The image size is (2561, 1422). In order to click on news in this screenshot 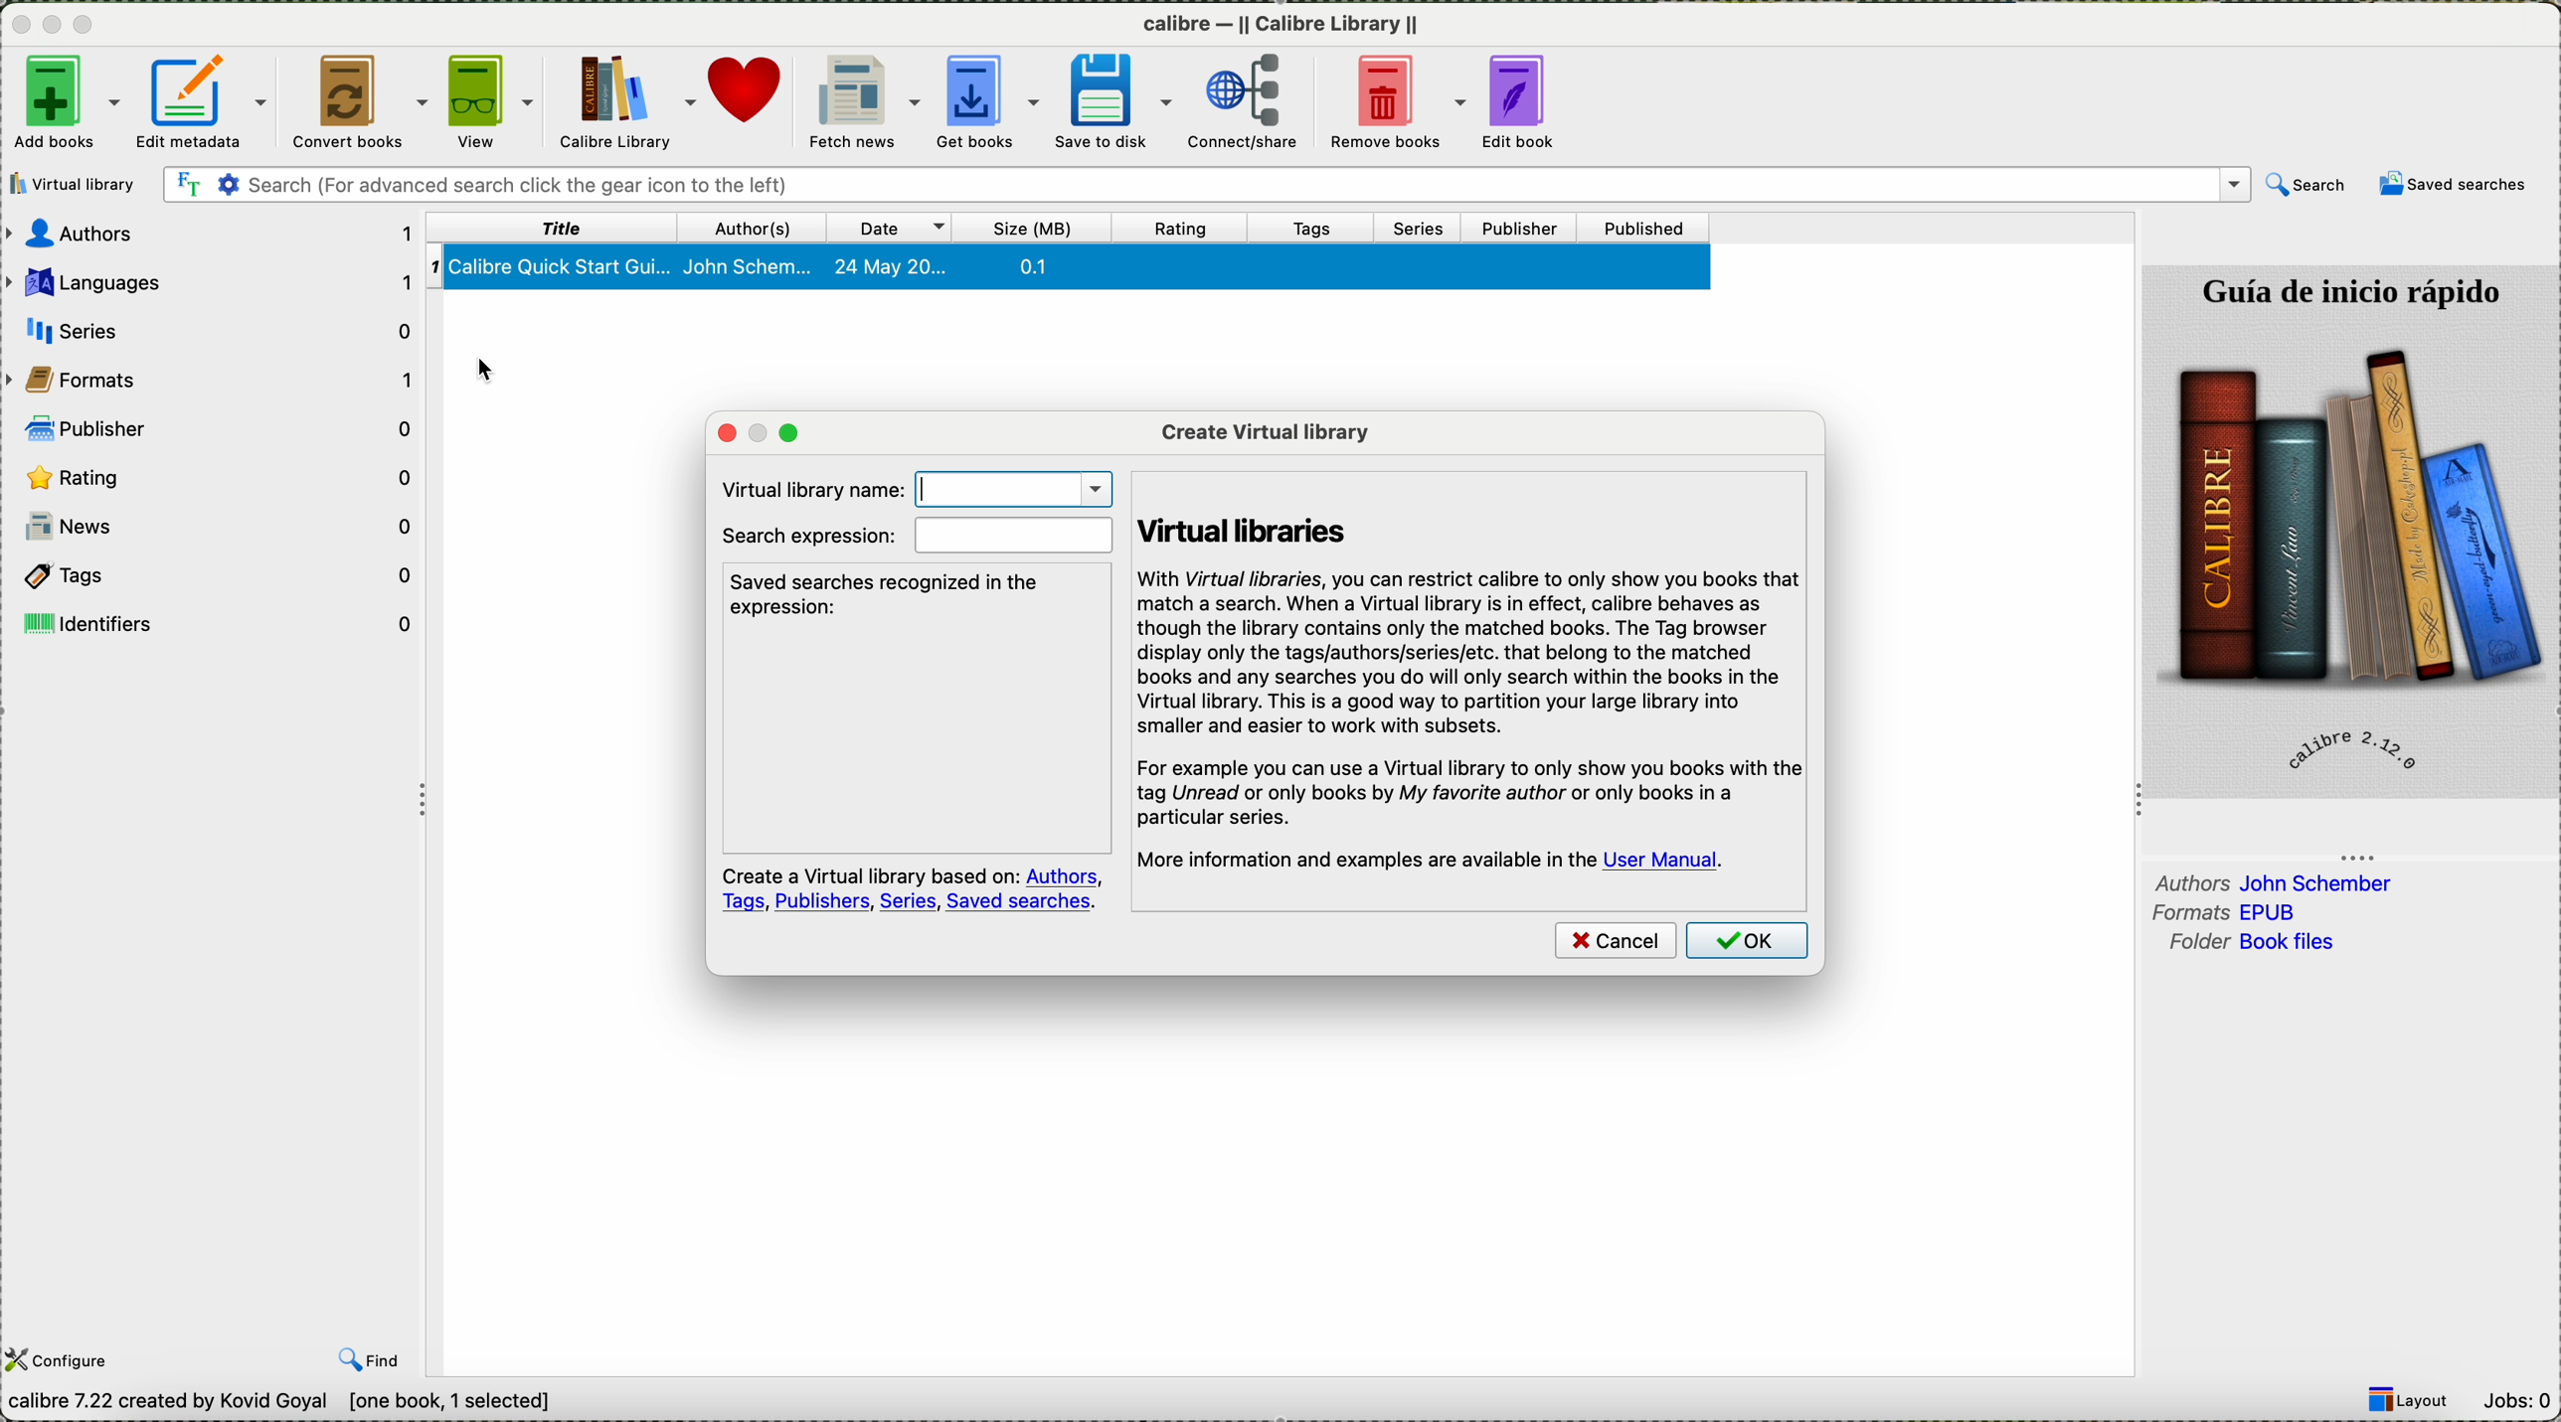, I will do `click(219, 531)`.